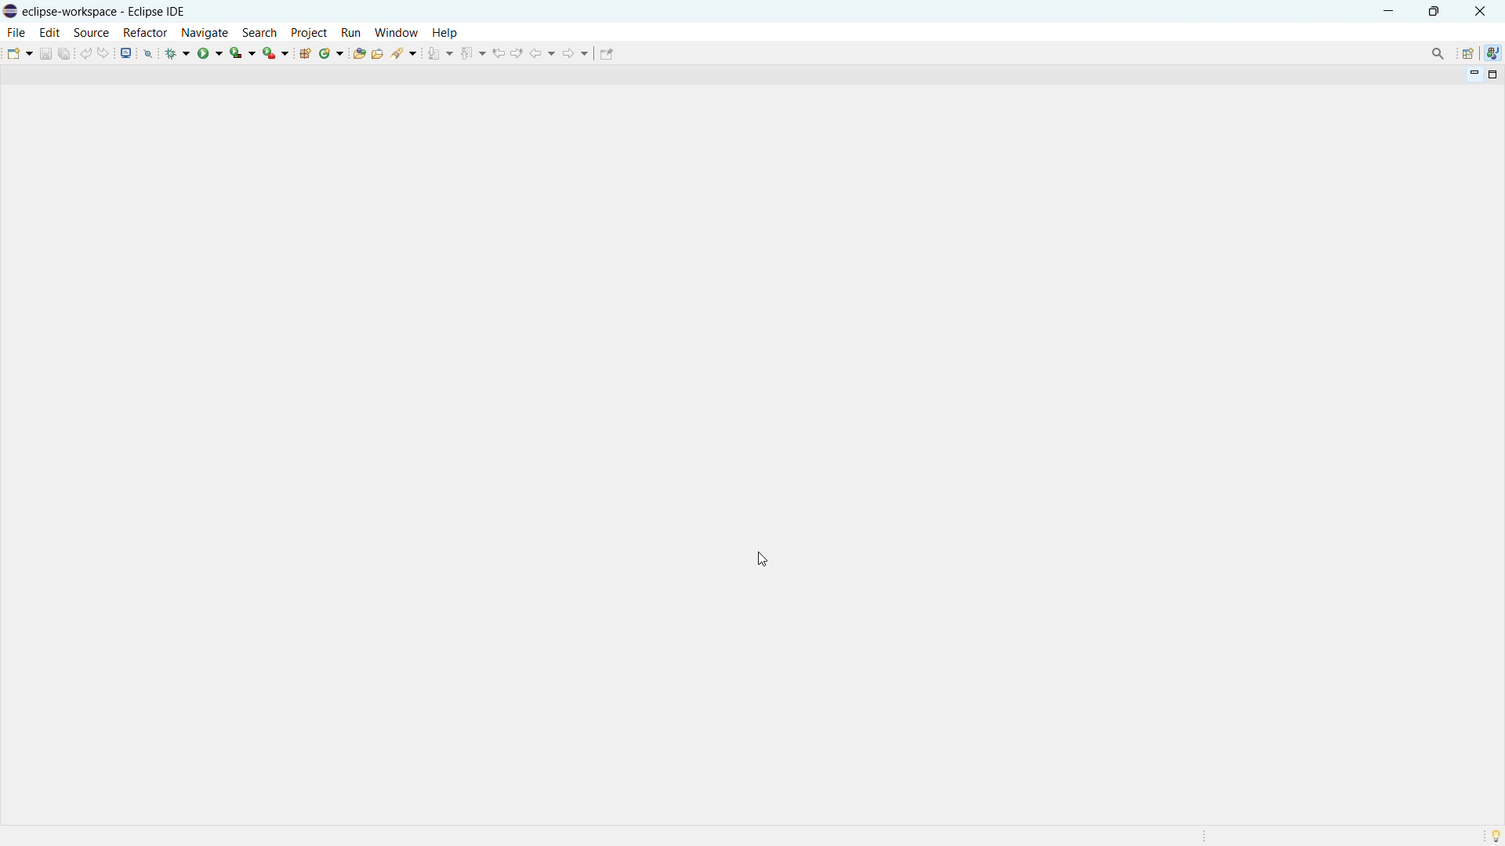 The width and height of the screenshot is (1505, 846). What do you see at coordinates (1491, 75) in the screenshot?
I see `maximize view` at bounding box center [1491, 75].